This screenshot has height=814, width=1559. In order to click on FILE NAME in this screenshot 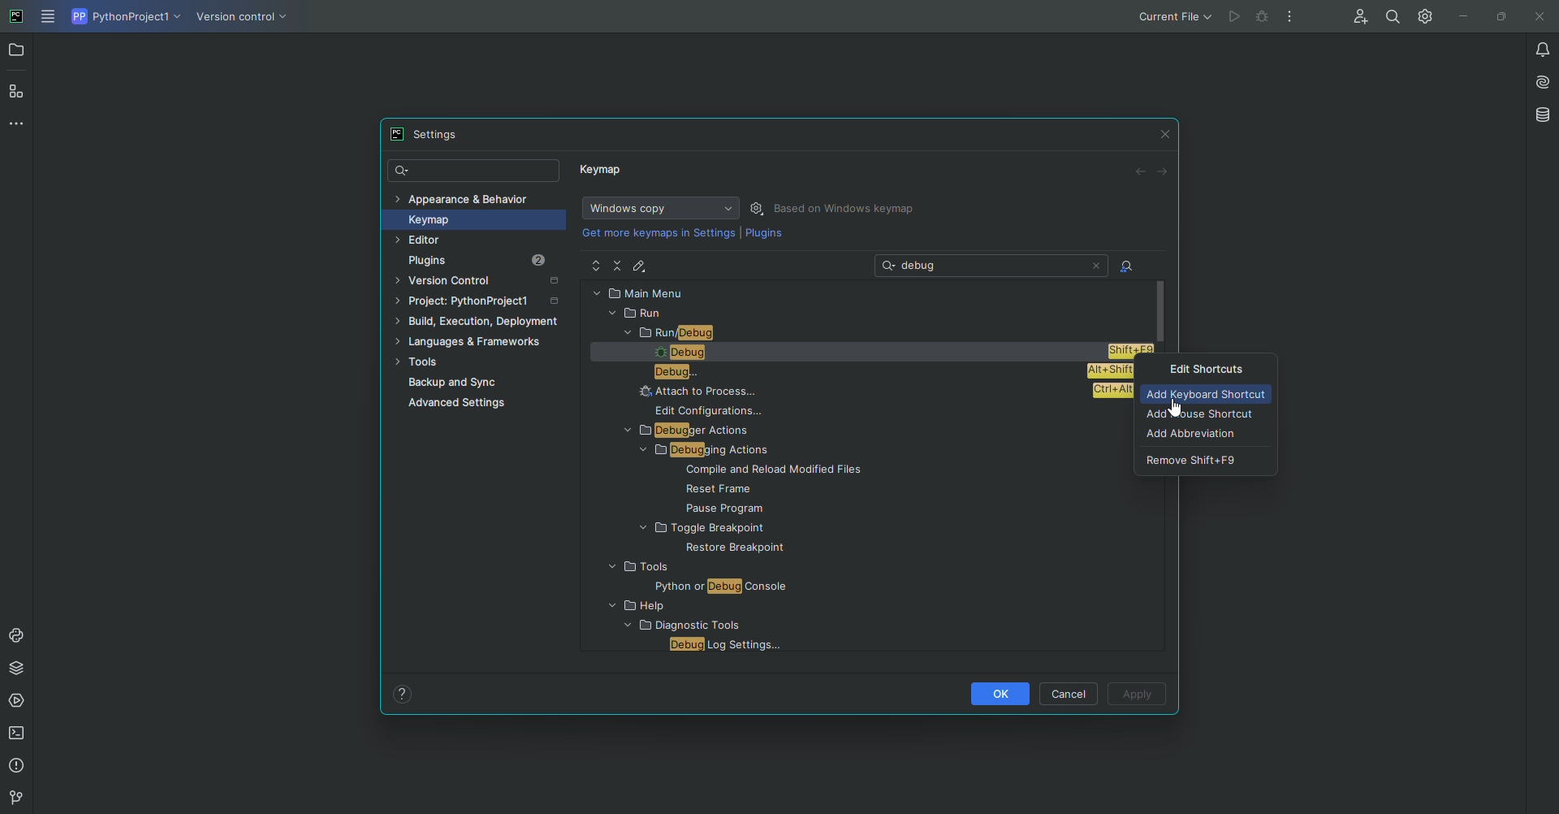, I will do `click(779, 489)`.